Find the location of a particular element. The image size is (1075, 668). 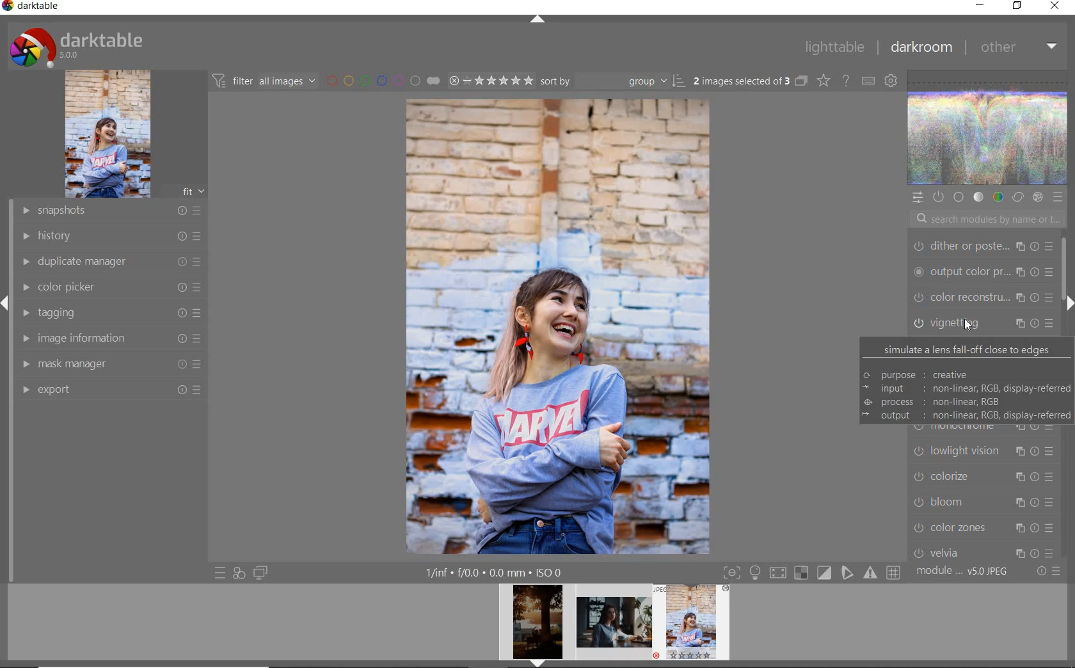

haze removal is located at coordinates (982, 500).